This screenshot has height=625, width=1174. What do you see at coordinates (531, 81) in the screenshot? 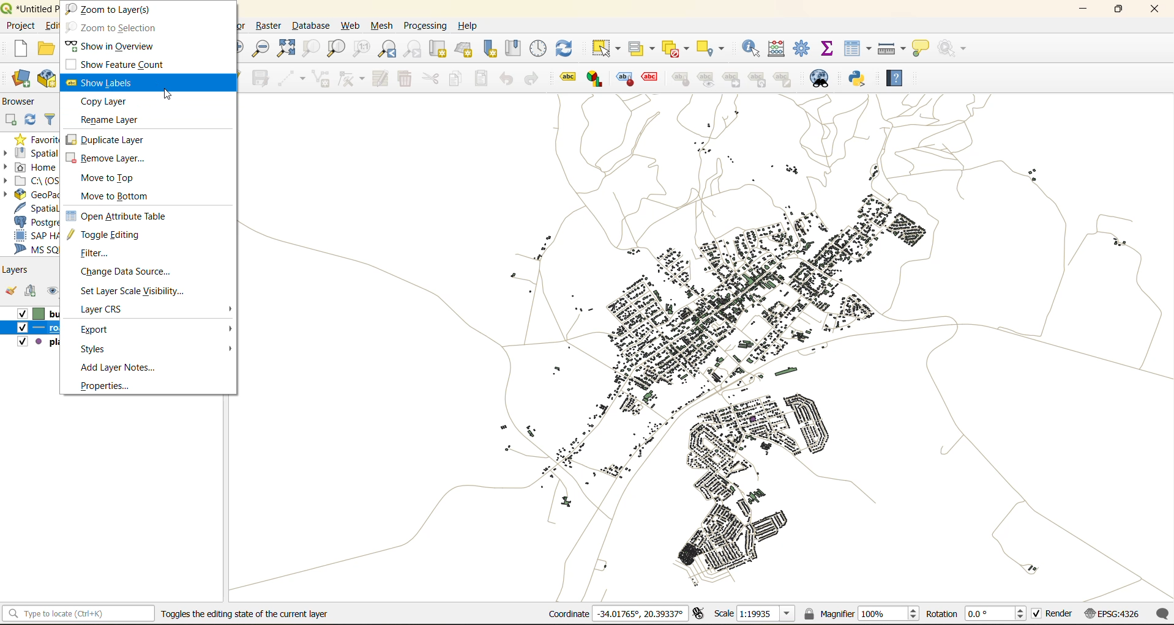
I see `redo` at bounding box center [531, 81].